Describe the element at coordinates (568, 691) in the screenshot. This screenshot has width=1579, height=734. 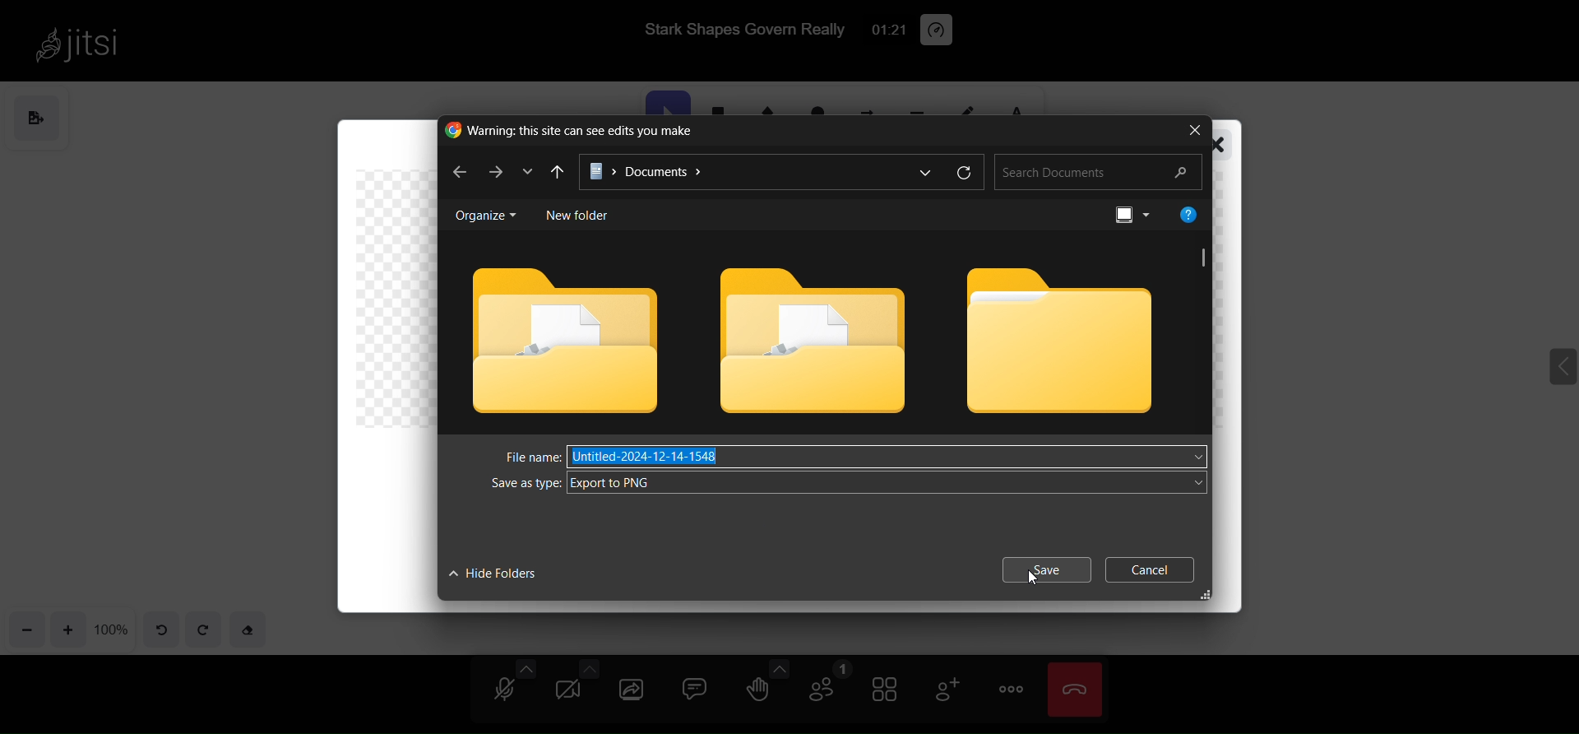
I see `camera` at that location.